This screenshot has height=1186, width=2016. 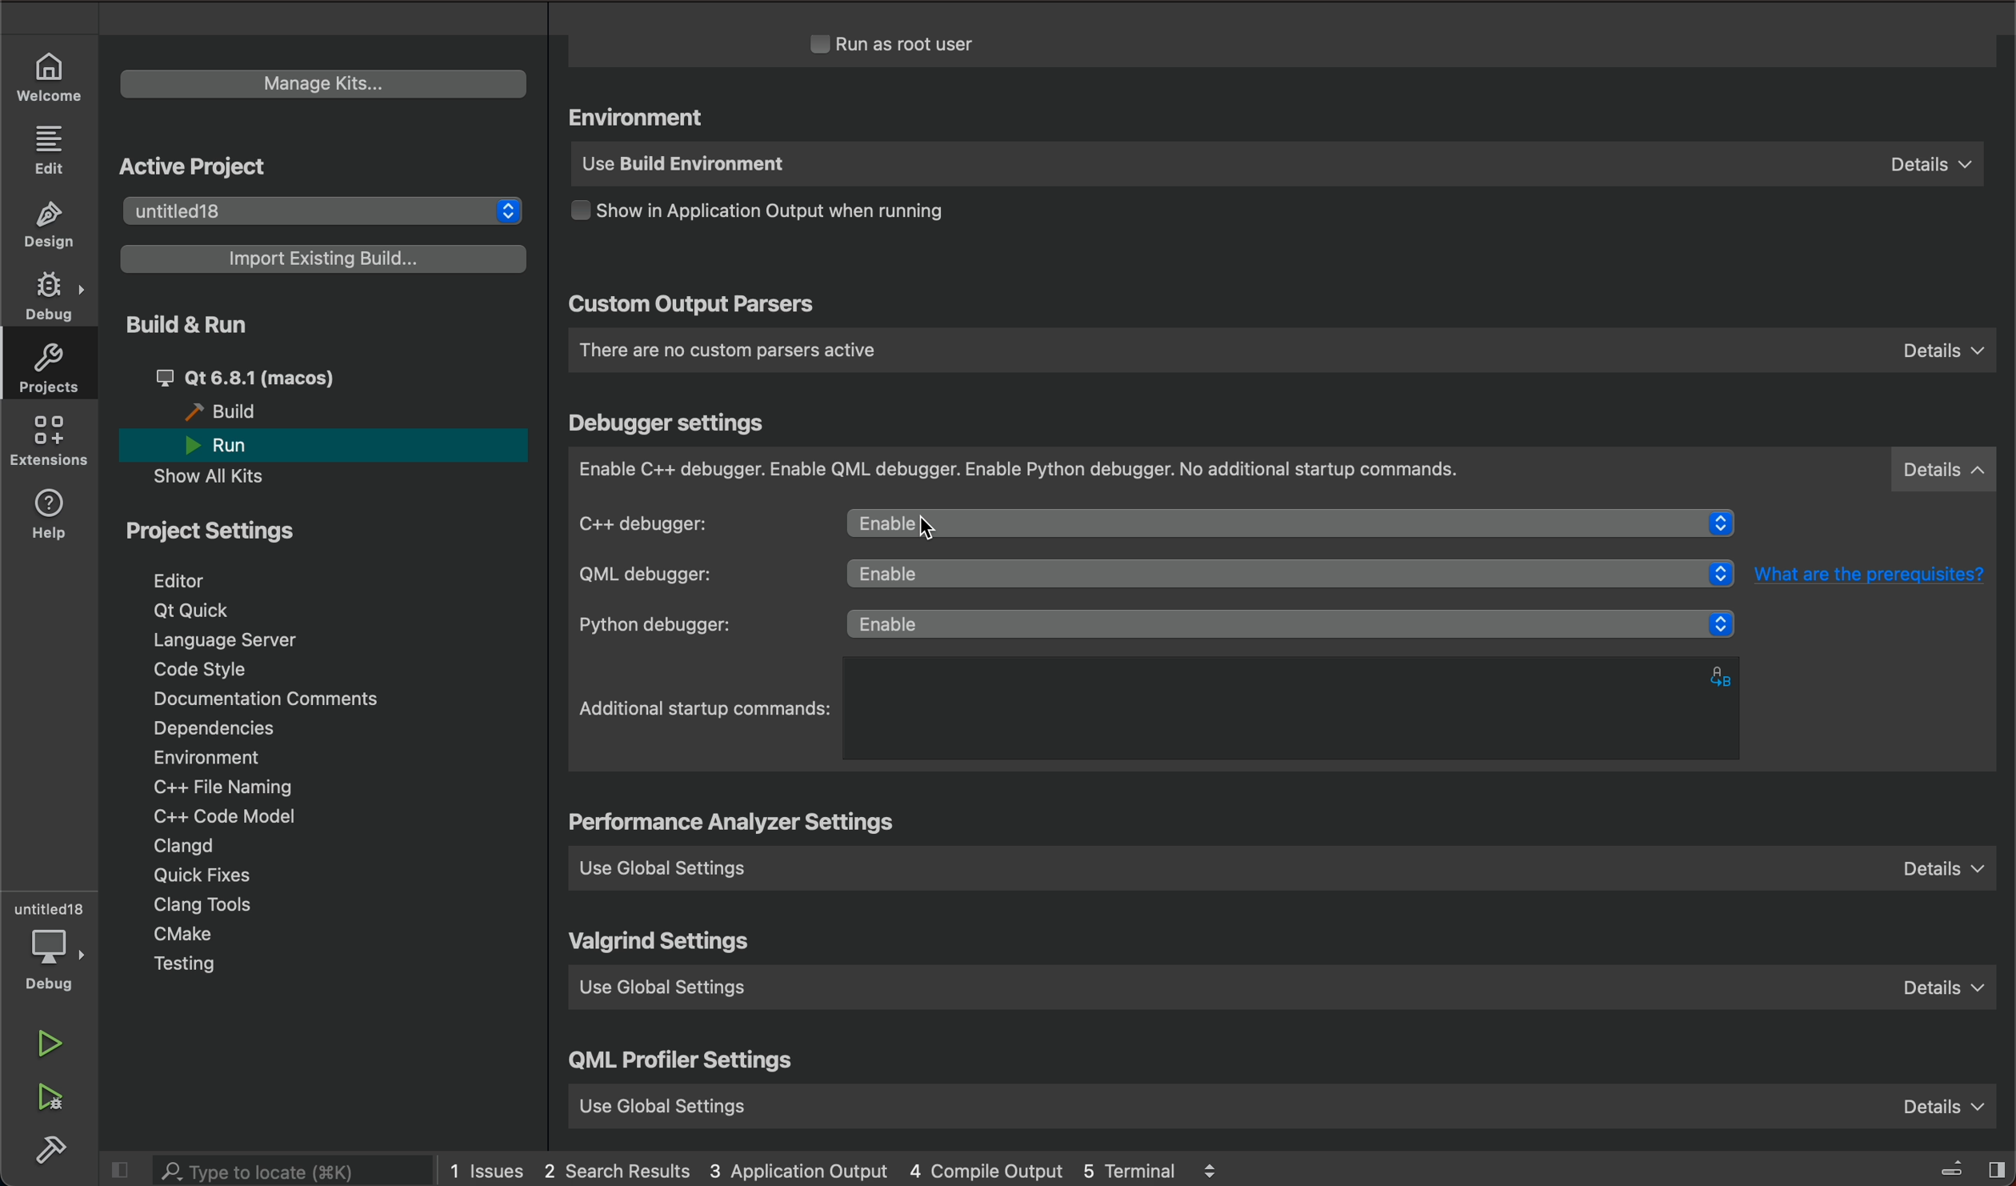 What do you see at coordinates (326, 258) in the screenshot?
I see `import ` at bounding box center [326, 258].